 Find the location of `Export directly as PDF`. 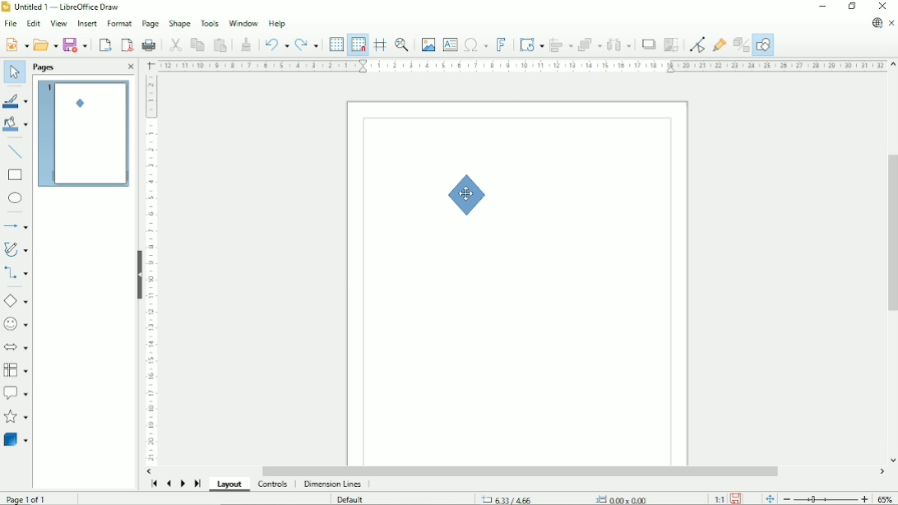

Export directly as PDF is located at coordinates (125, 44).